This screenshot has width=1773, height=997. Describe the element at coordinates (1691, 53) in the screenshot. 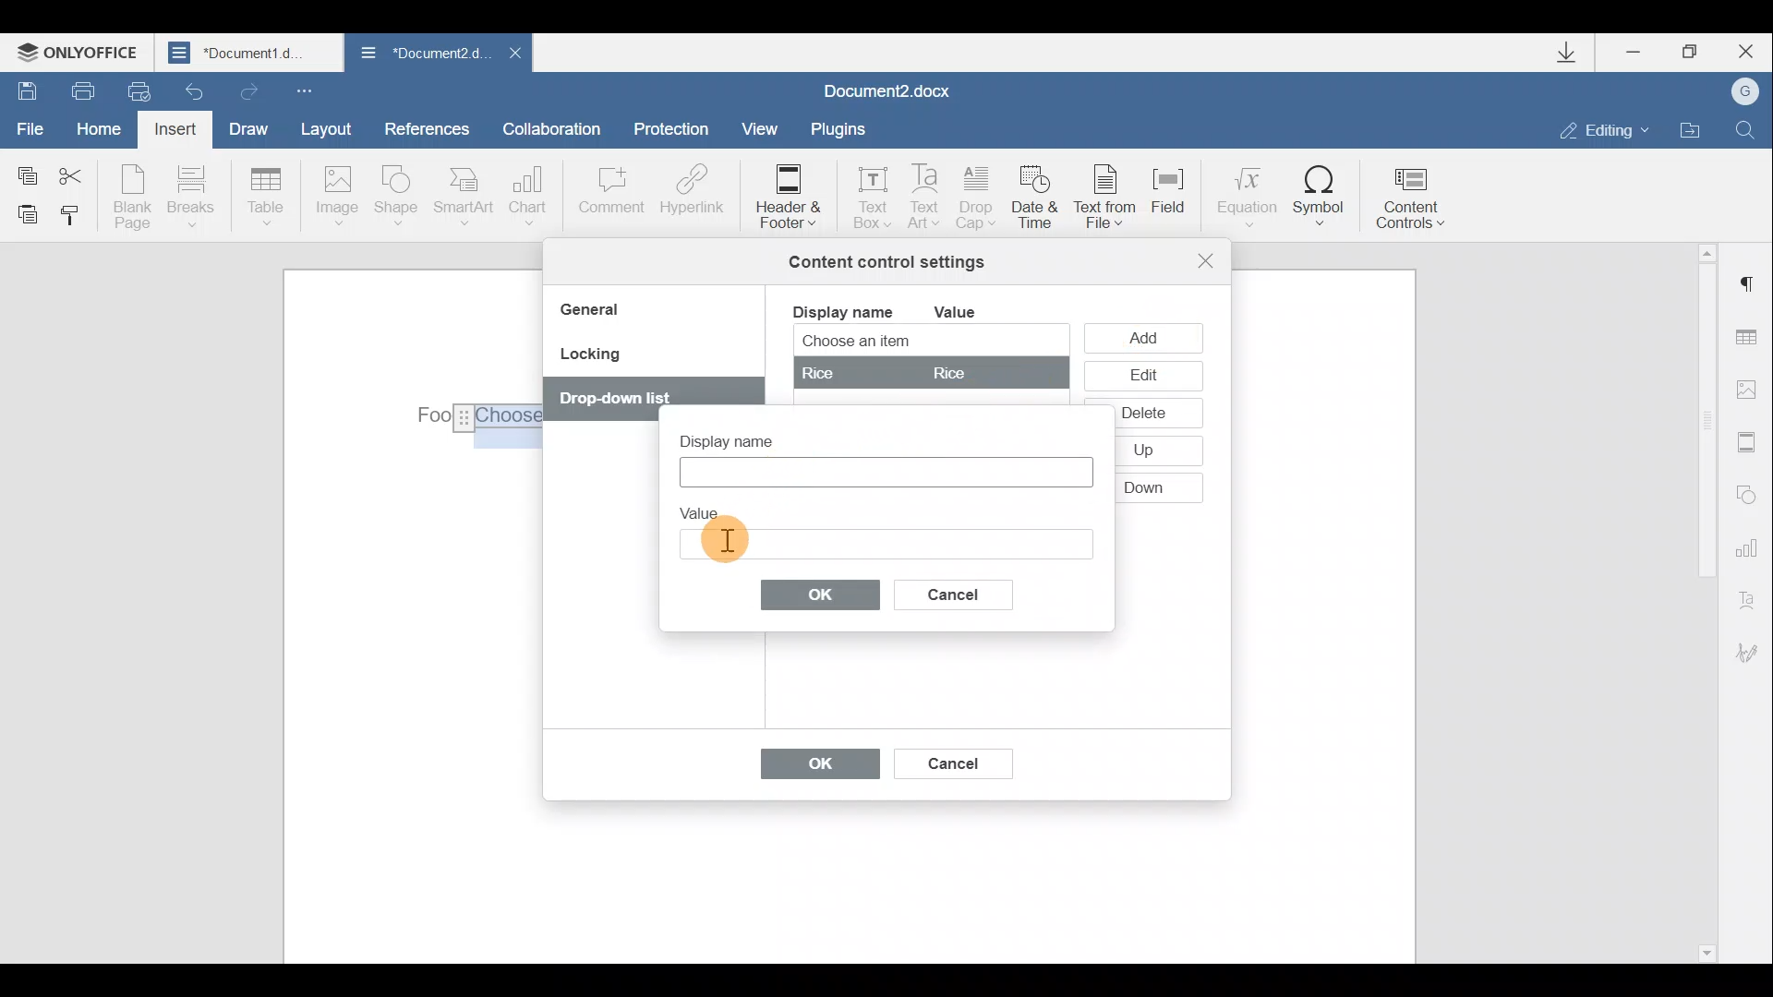

I see `Maximize` at that location.